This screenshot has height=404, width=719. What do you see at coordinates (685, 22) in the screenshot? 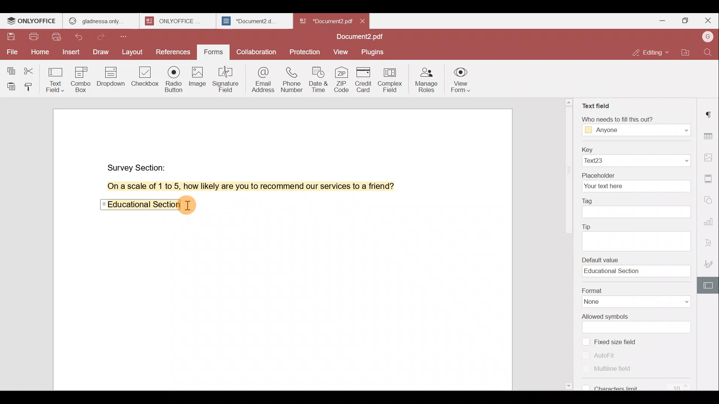
I see `Maximize` at bounding box center [685, 22].